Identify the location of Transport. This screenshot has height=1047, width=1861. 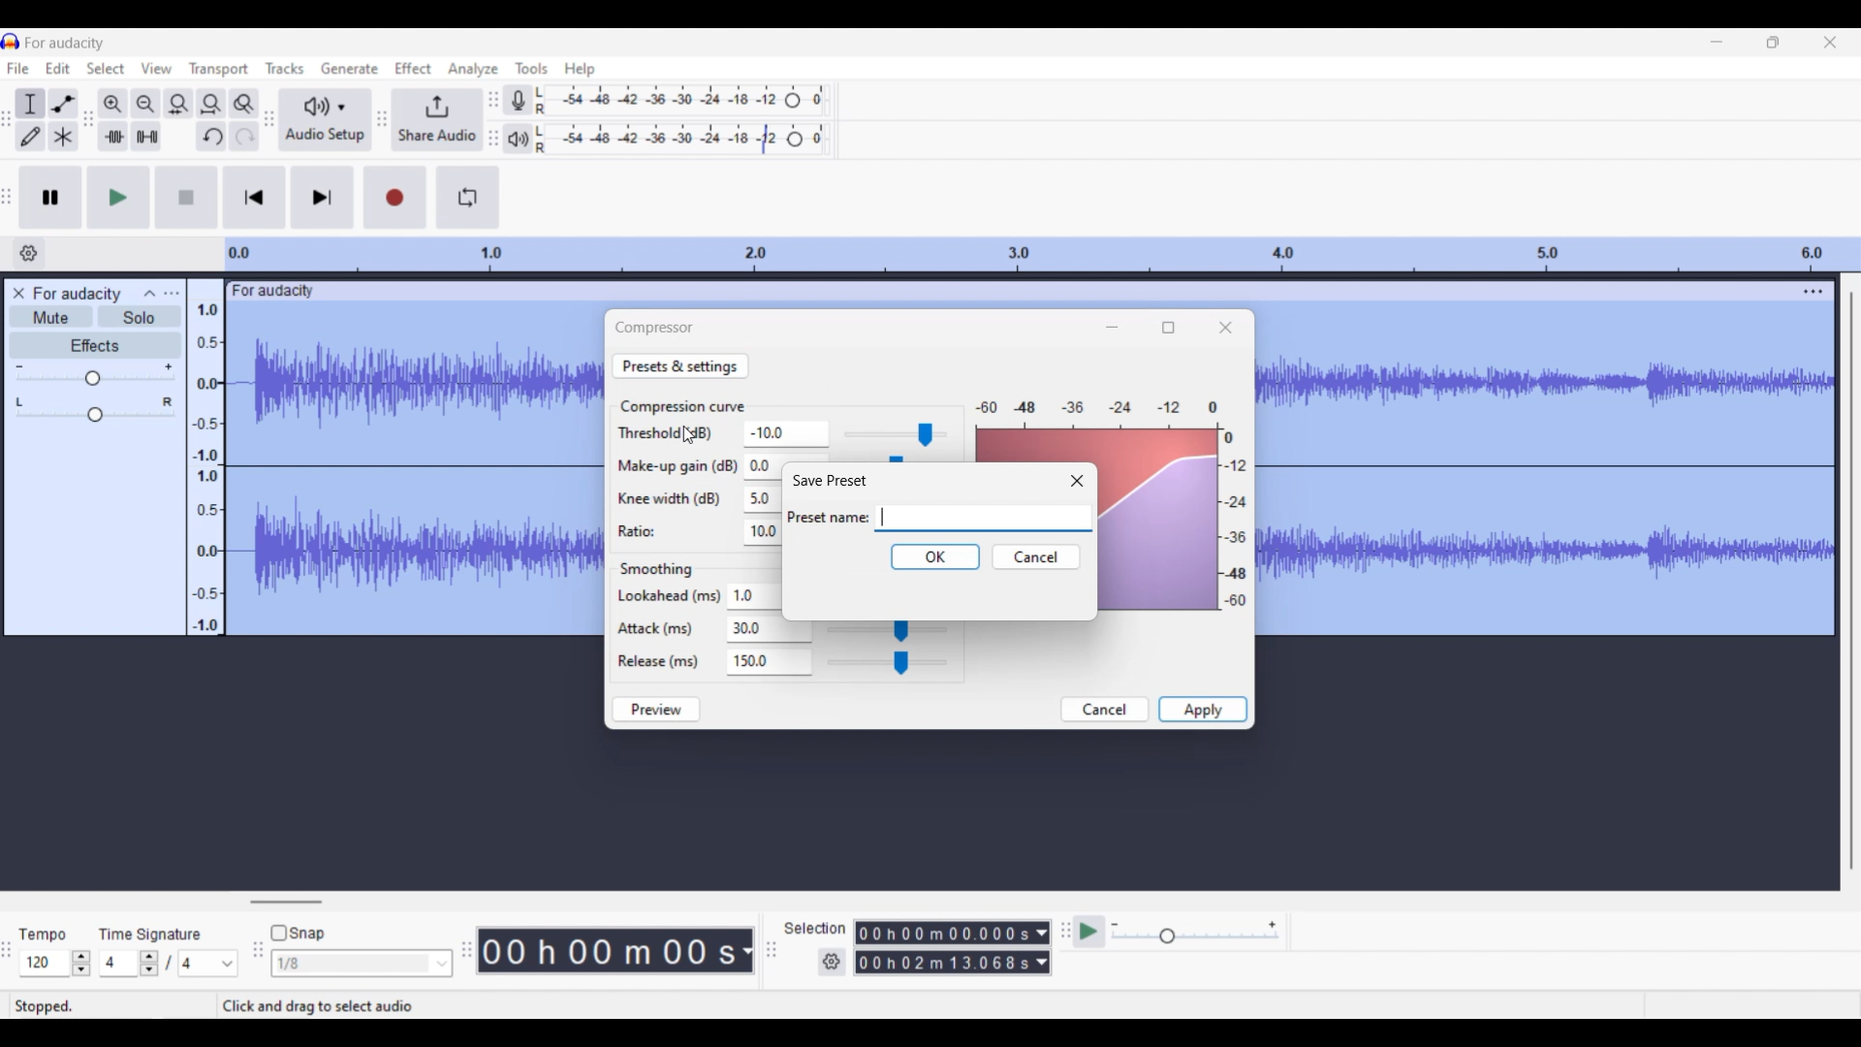
(219, 70).